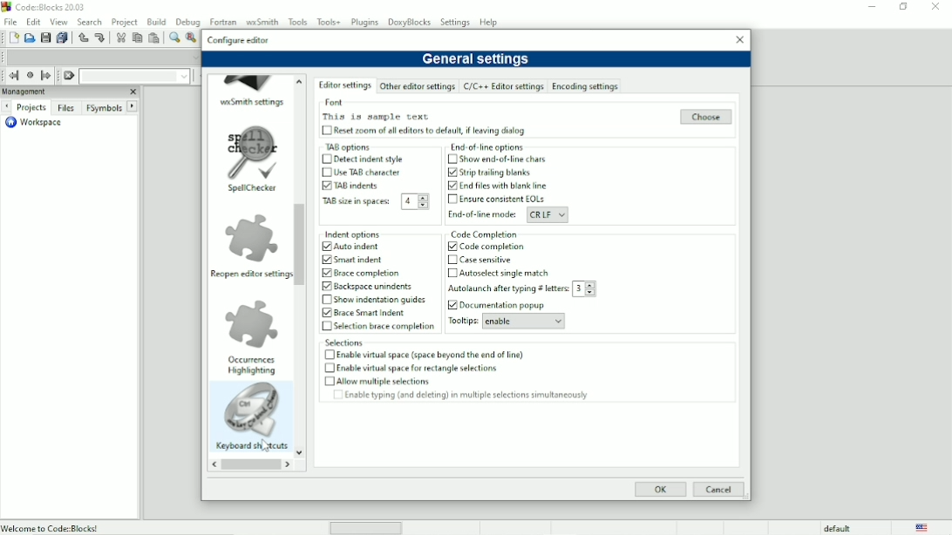 The width and height of the screenshot is (952, 535). I want to click on Cut, so click(120, 38).